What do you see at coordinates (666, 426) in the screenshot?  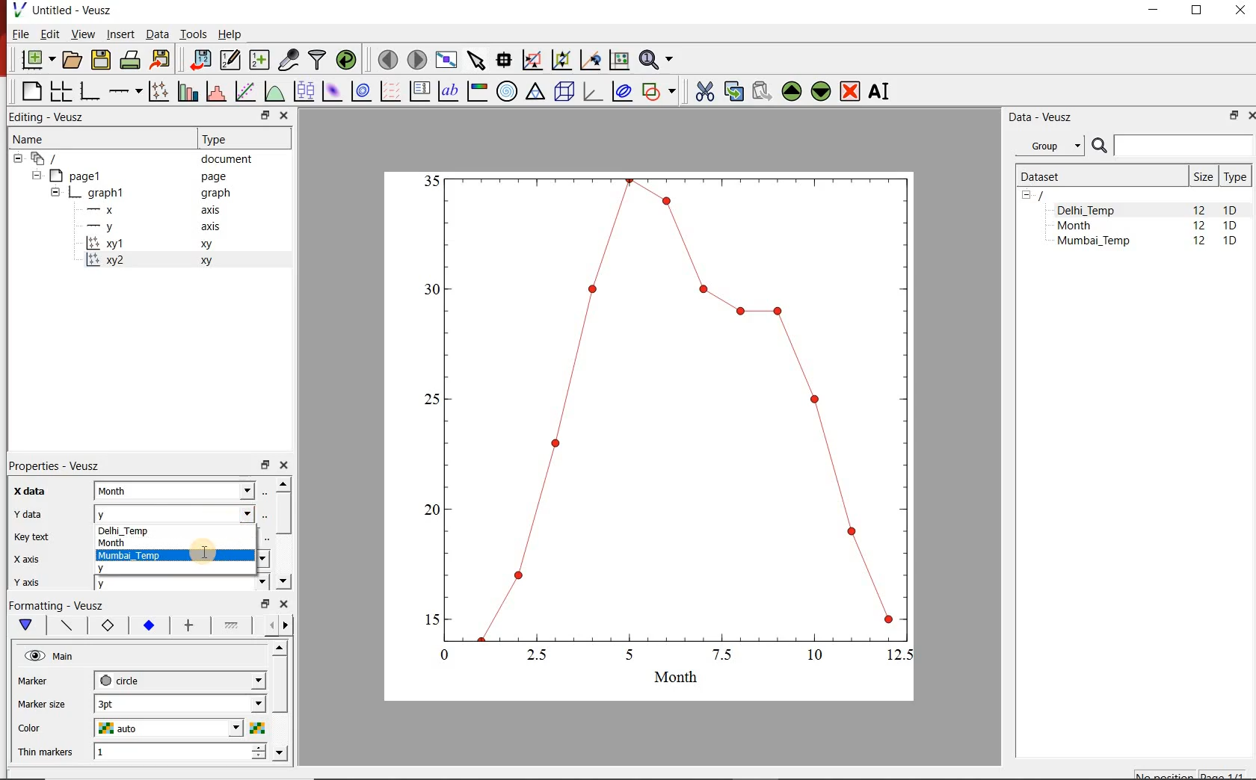 I see `graph1` at bounding box center [666, 426].